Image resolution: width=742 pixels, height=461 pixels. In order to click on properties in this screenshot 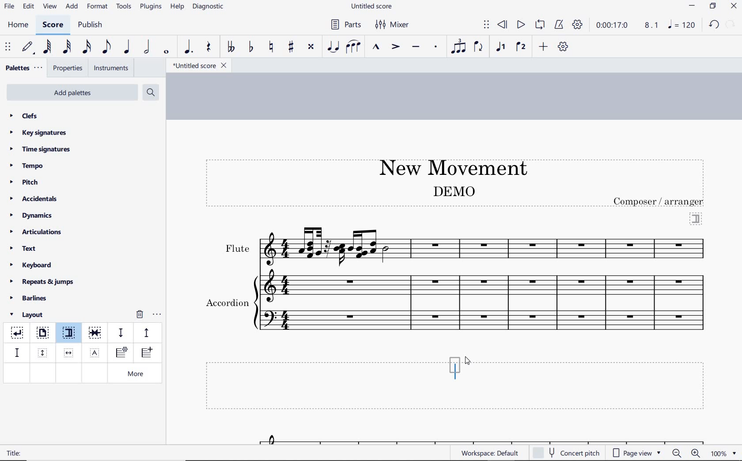, I will do `click(68, 69)`.